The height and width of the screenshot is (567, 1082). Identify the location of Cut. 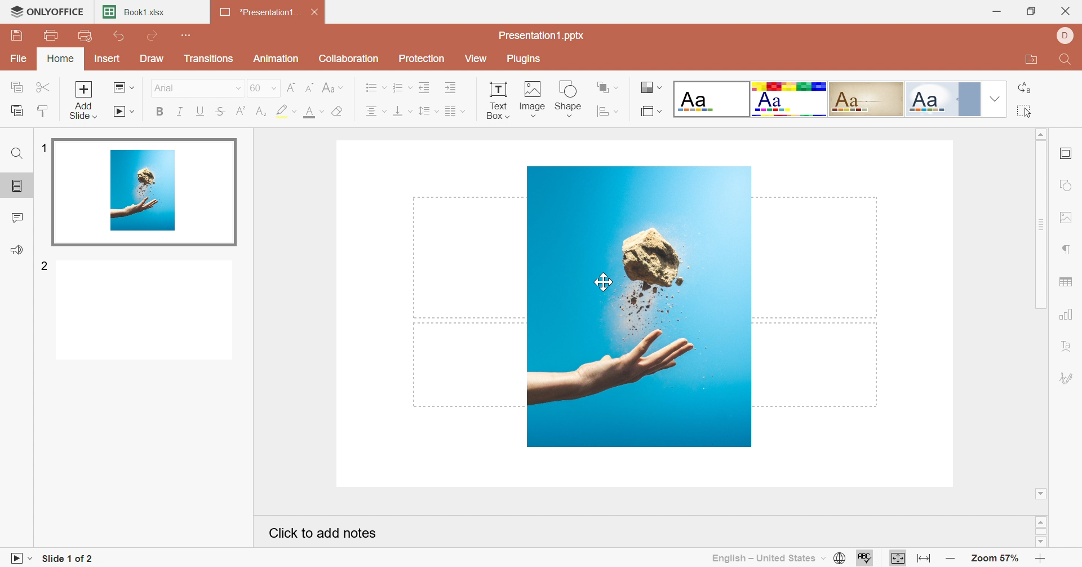
(45, 87).